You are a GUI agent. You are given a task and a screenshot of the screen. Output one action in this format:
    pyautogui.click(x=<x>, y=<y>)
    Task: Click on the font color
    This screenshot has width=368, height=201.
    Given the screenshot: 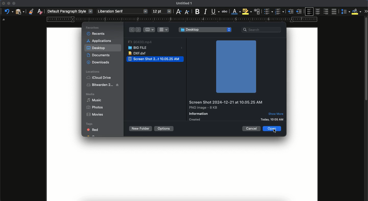 What is the action you would take?
    pyautogui.click(x=236, y=12)
    